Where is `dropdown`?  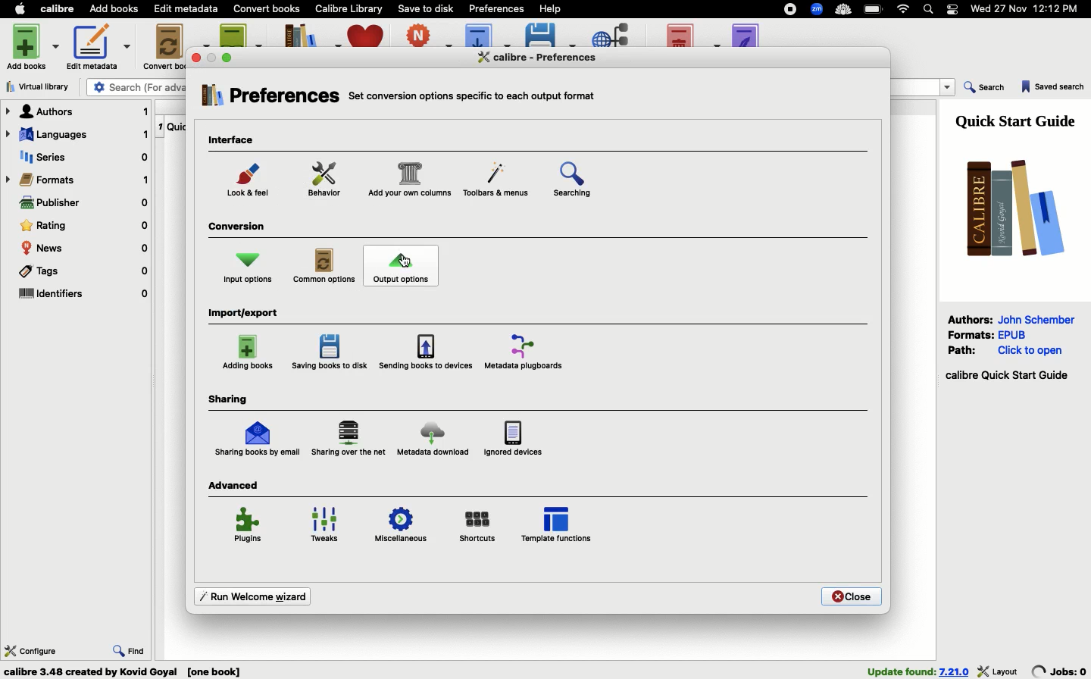
dropdown is located at coordinates (949, 88).